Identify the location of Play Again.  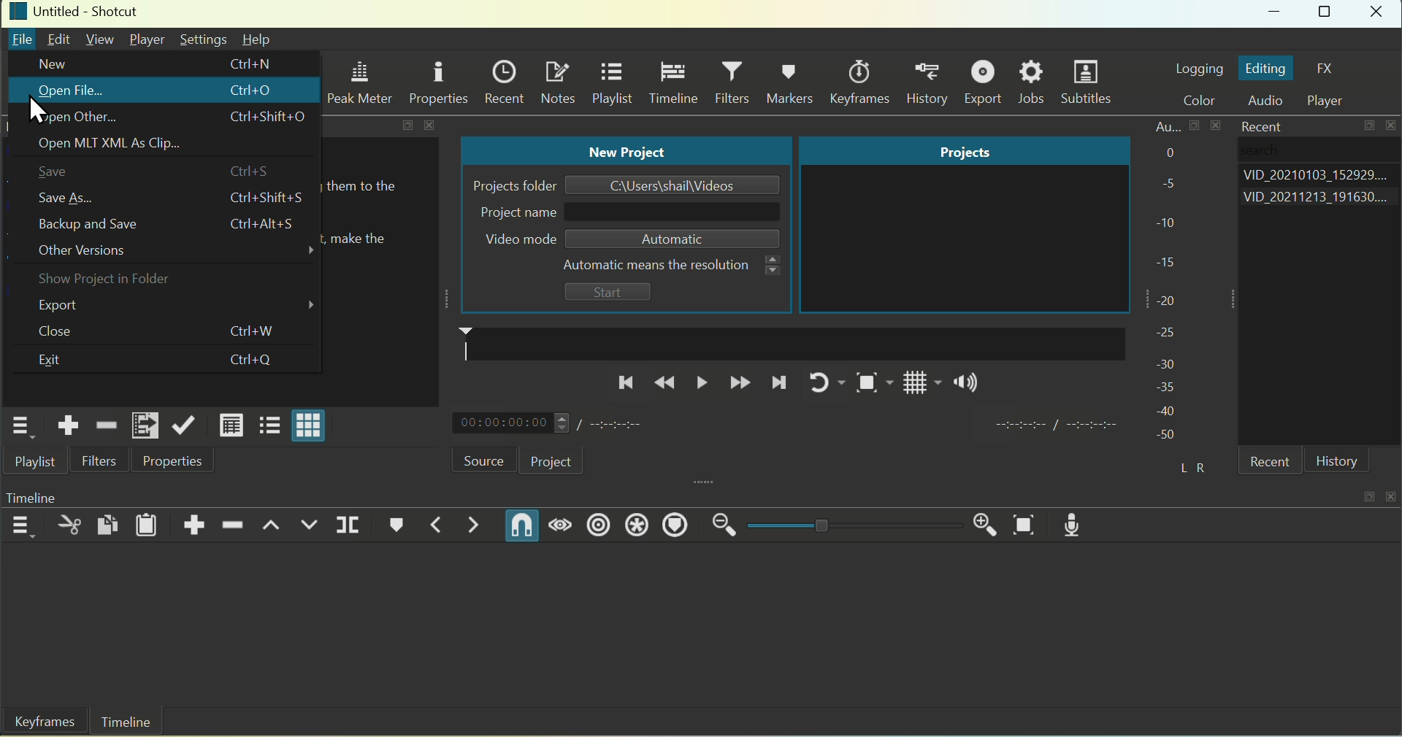
(819, 382).